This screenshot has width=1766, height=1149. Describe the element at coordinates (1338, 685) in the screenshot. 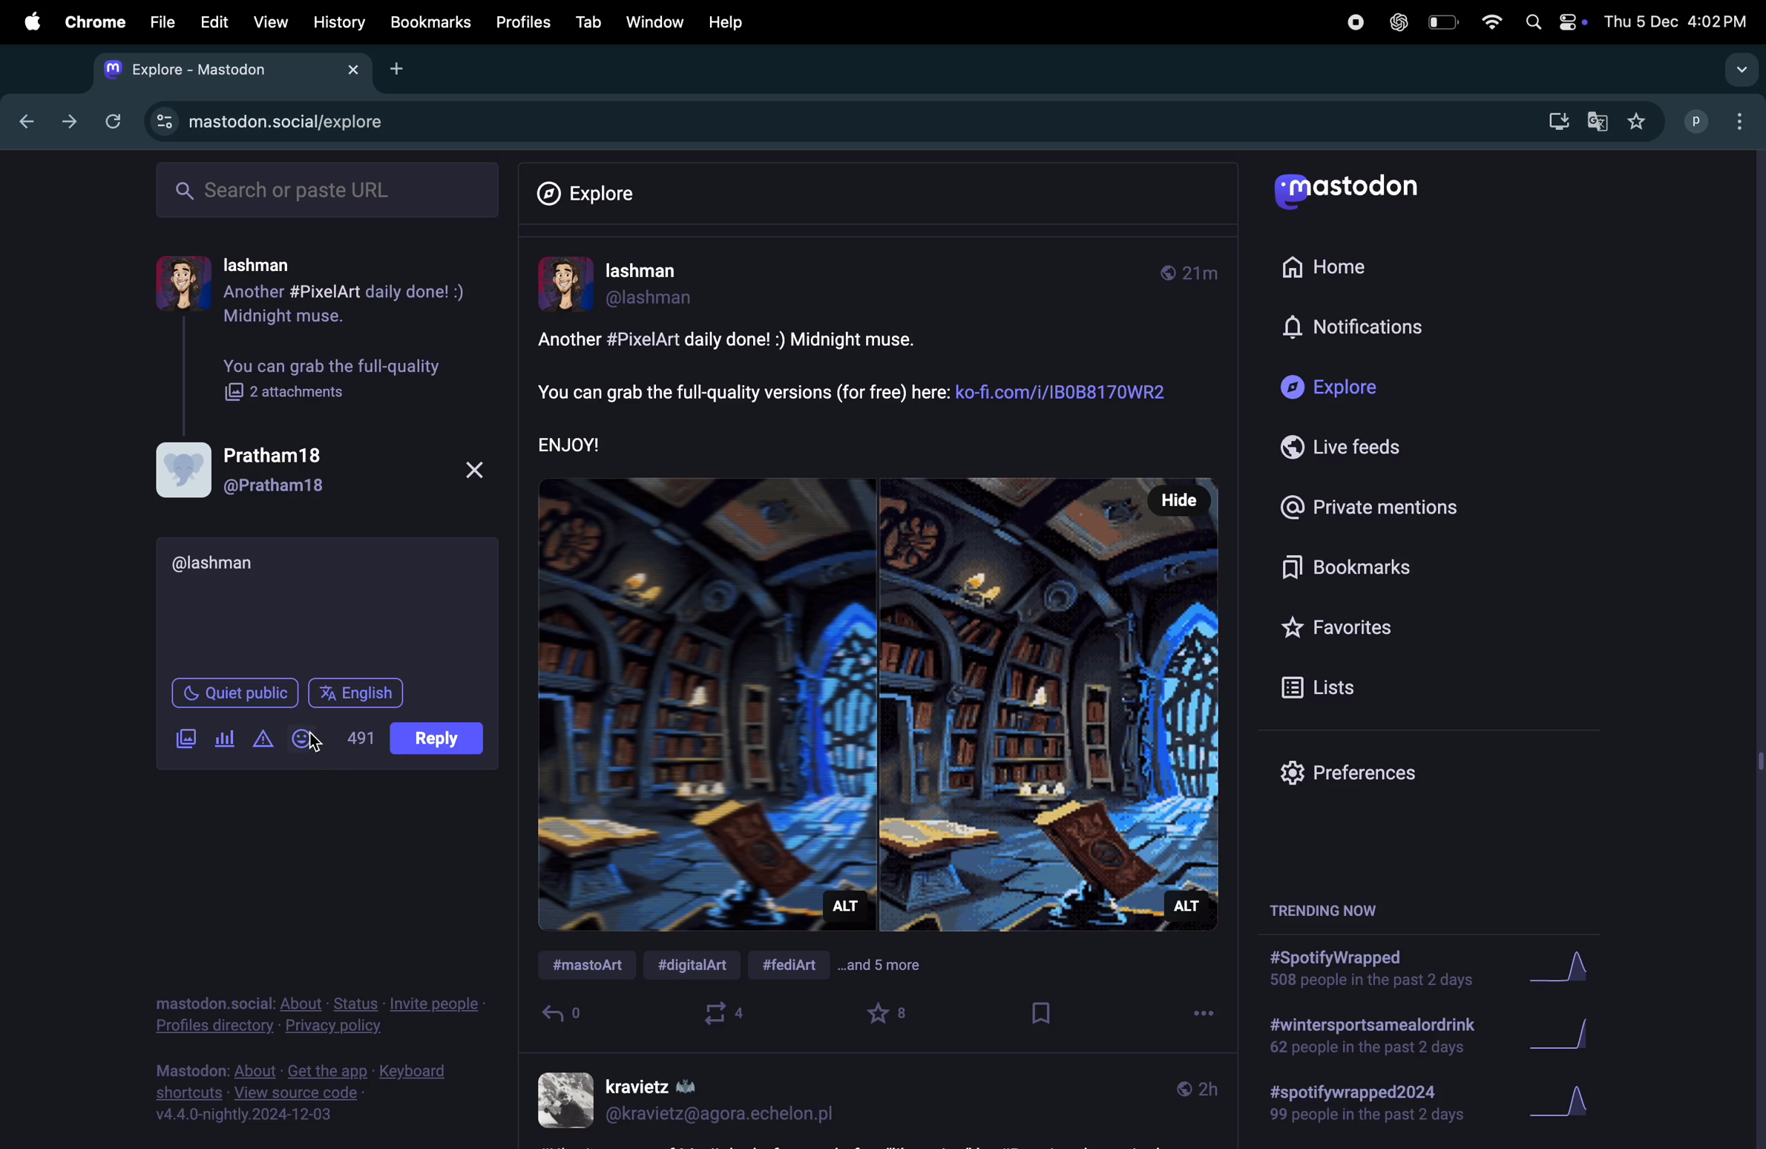

I see `lists` at that location.